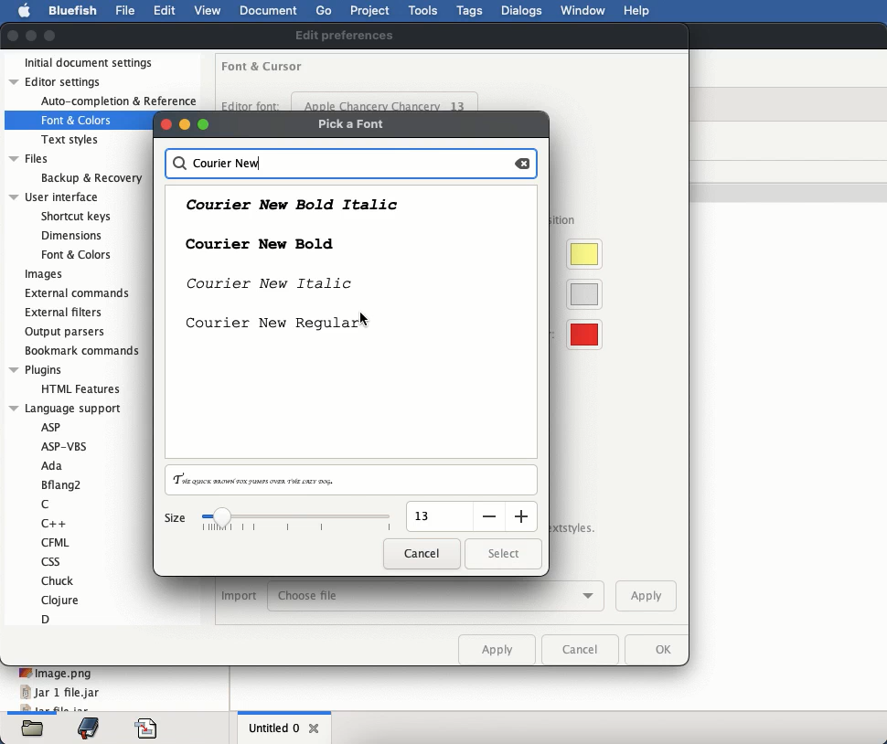 This screenshot has height=744, width=887. I want to click on tags, so click(470, 11).